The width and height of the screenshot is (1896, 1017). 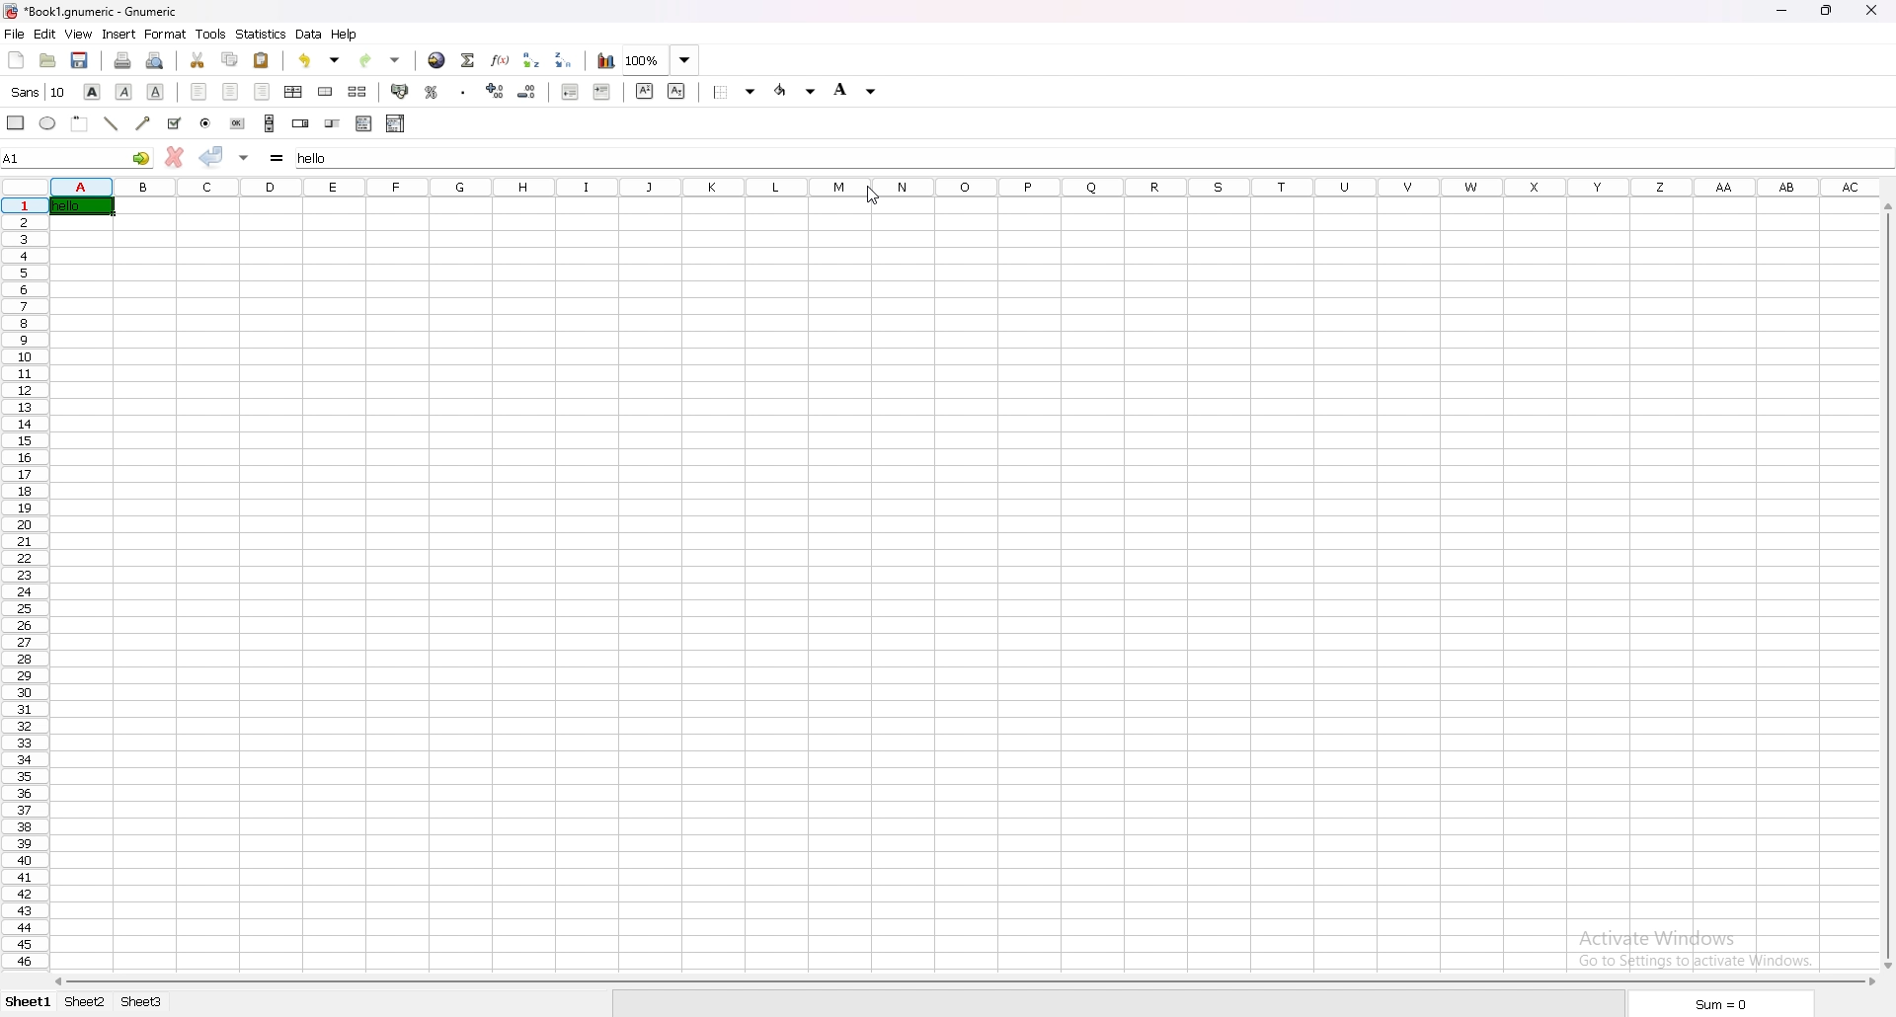 What do you see at coordinates (299, 123) in the screenshot?
I see `spin button` at bounding box center [299, 123].